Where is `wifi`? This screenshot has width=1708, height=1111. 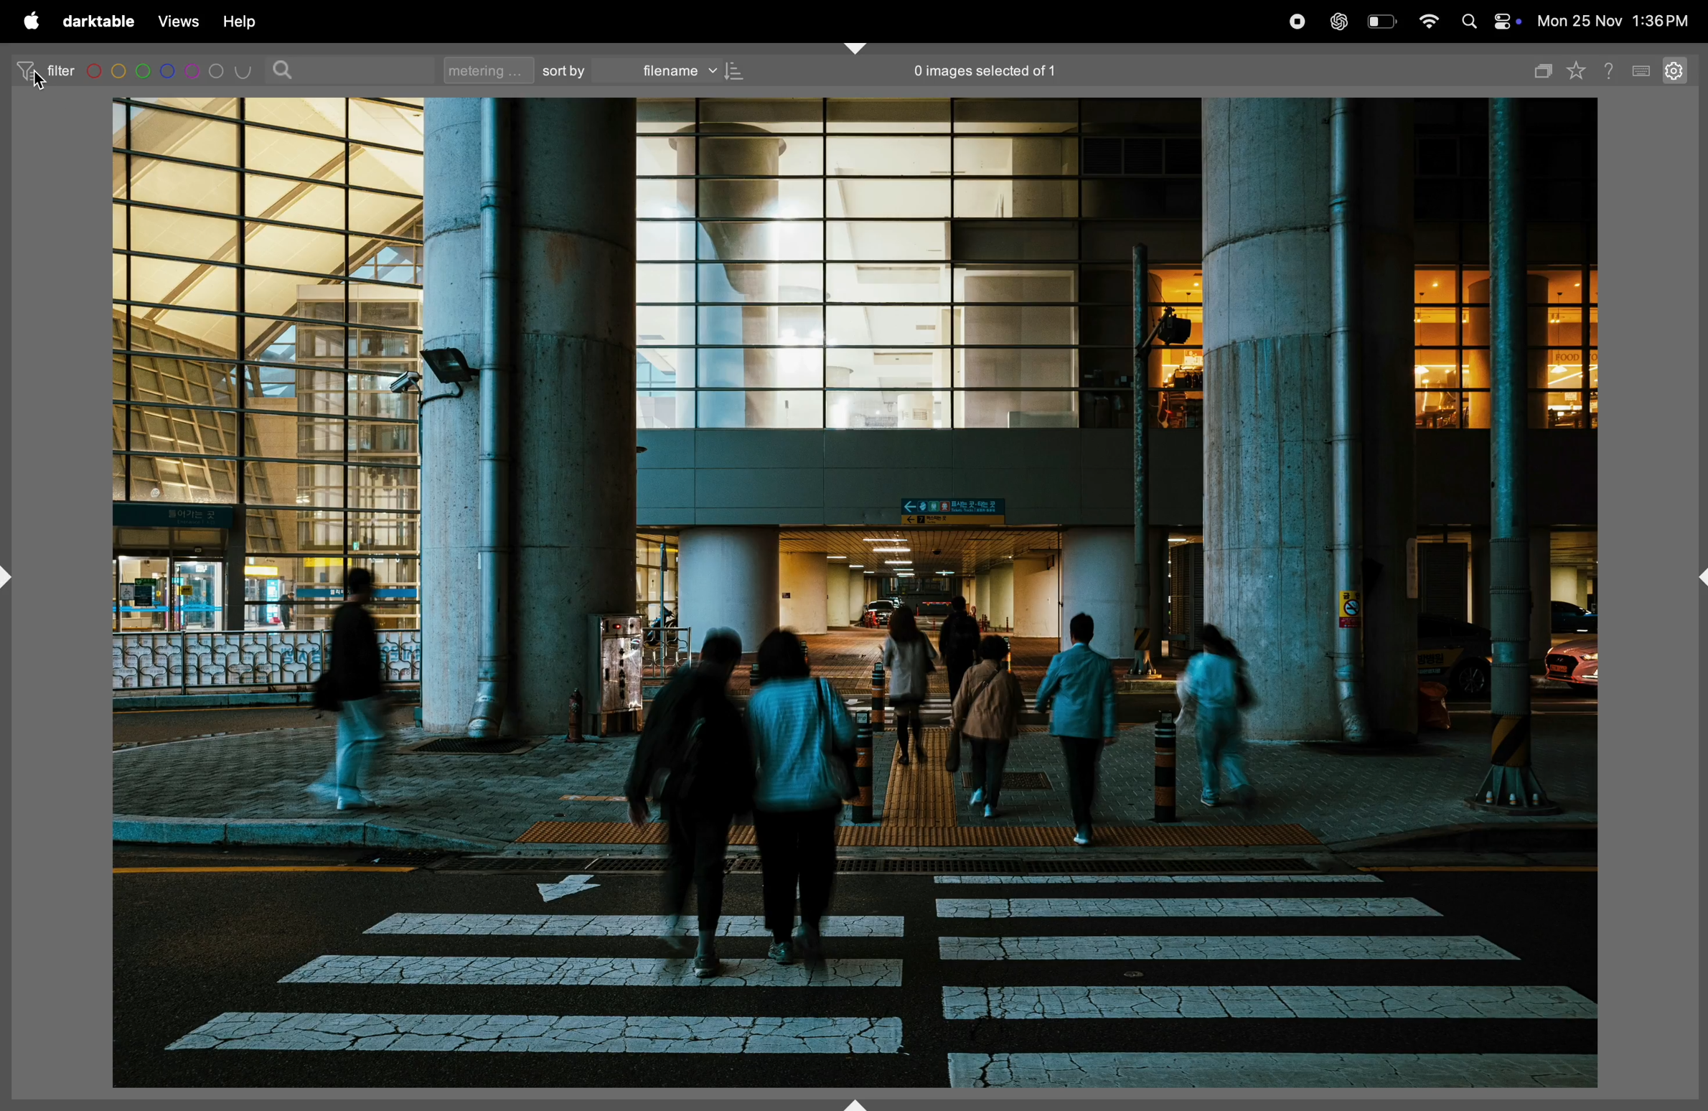 wifi is located at coordinates (1429, 21).